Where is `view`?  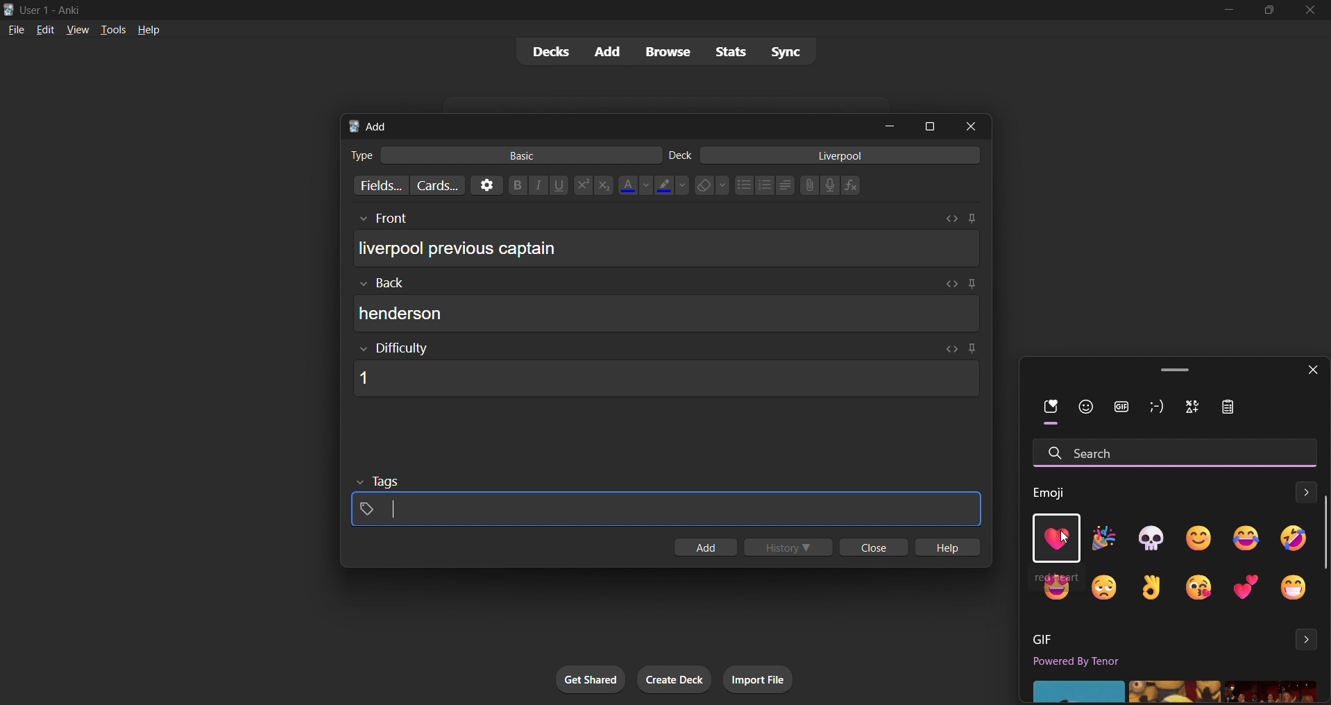 view is located at coordinates (76, 29).